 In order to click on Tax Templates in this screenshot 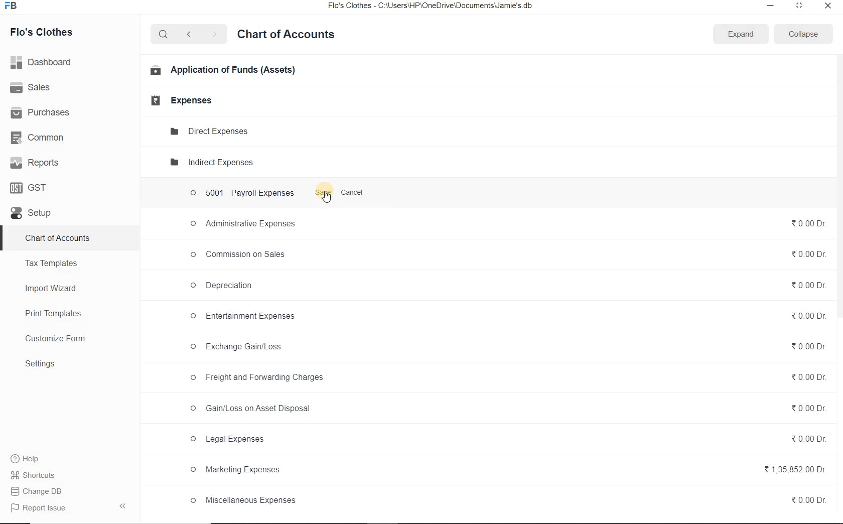, I will do `click(52, 263)`.